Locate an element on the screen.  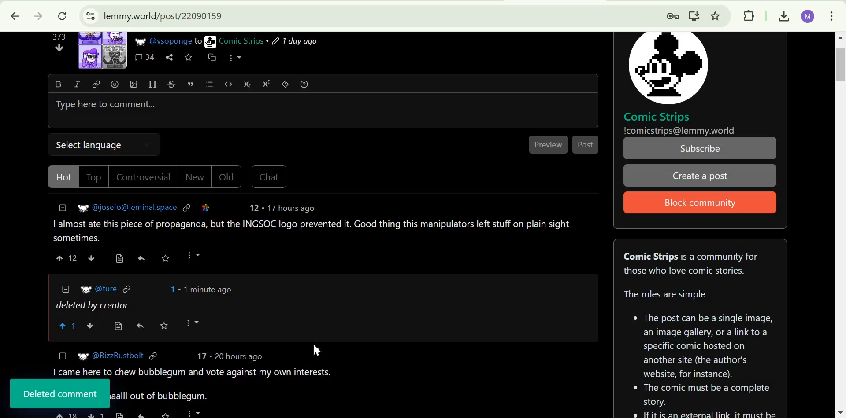
code is located at coordinates (229, 83).